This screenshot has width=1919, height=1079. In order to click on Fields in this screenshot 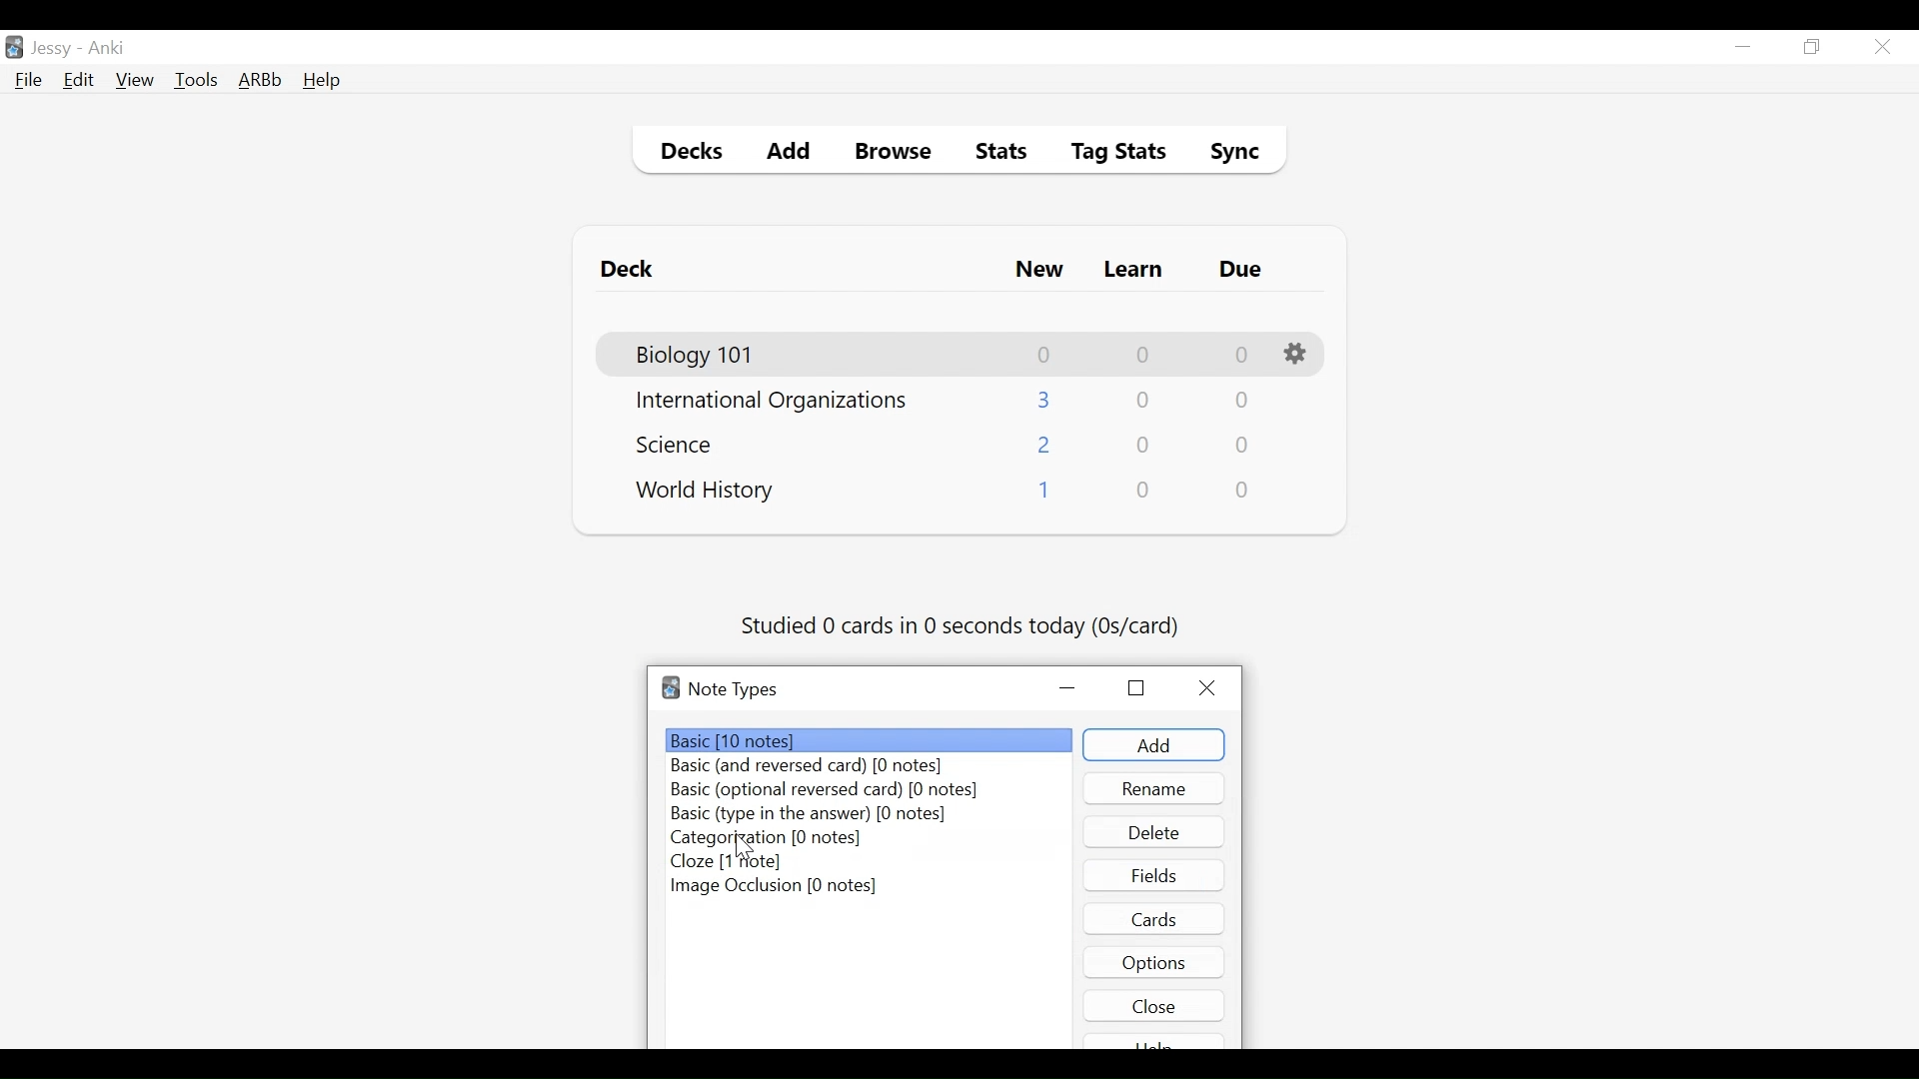, I will do `click(1154, 874)`.